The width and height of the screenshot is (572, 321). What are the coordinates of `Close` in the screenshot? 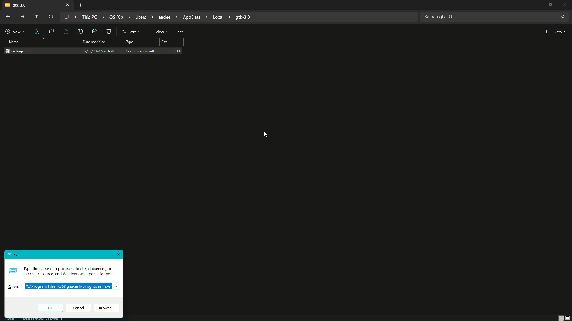 It's located at (566, 4).